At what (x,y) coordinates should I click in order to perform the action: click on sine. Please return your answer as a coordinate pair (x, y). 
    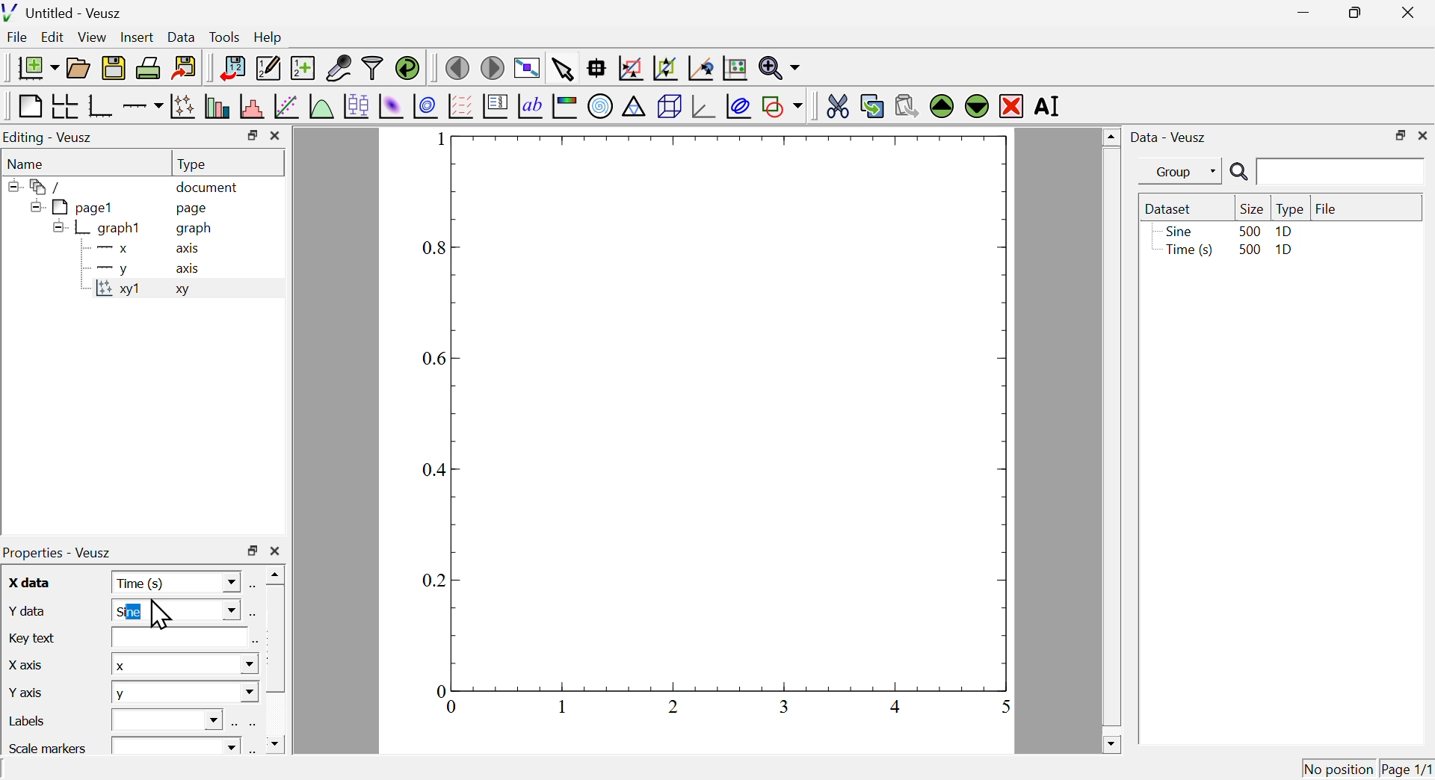
    Looking at the image, I should click on (1177, 231).